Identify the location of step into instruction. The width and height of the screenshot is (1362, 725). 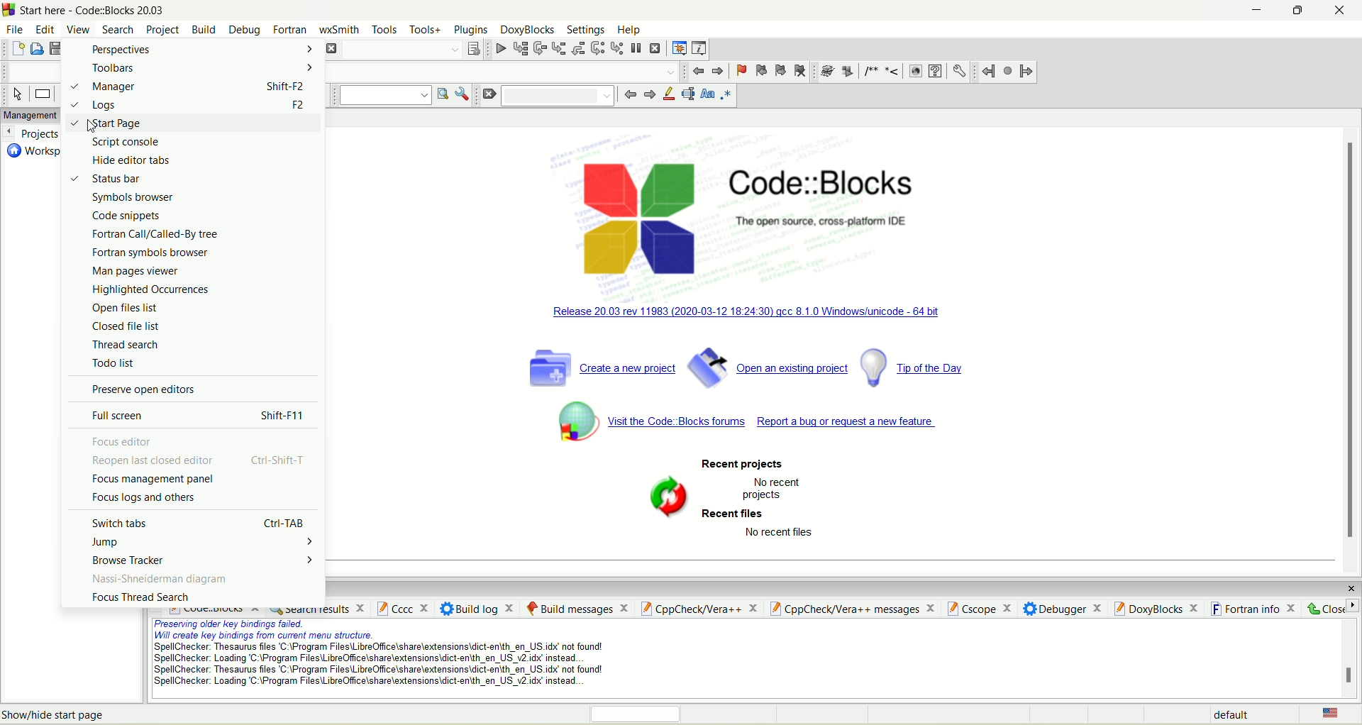
(616, 48).